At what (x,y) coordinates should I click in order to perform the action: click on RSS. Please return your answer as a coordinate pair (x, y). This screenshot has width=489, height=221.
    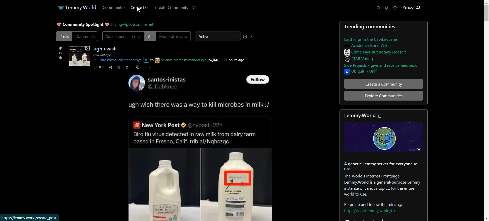
    Looking at the image, I should click on (251, 37).